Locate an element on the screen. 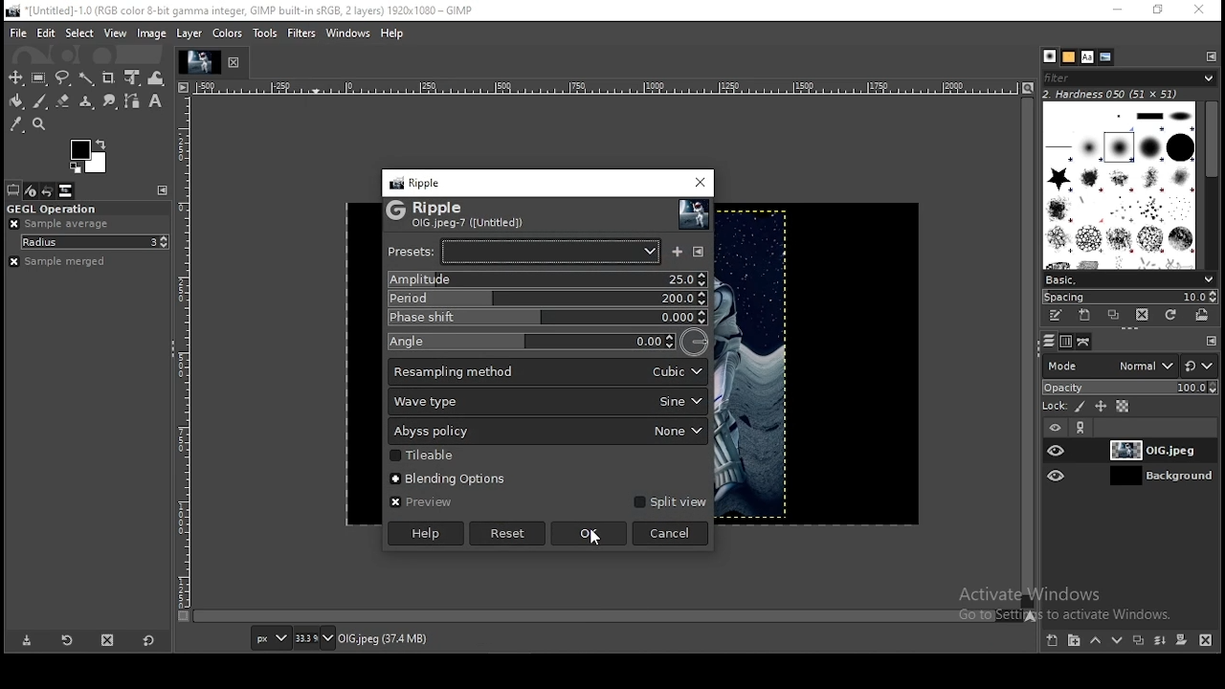  open brush as image is located at coordinates (1203, 316).